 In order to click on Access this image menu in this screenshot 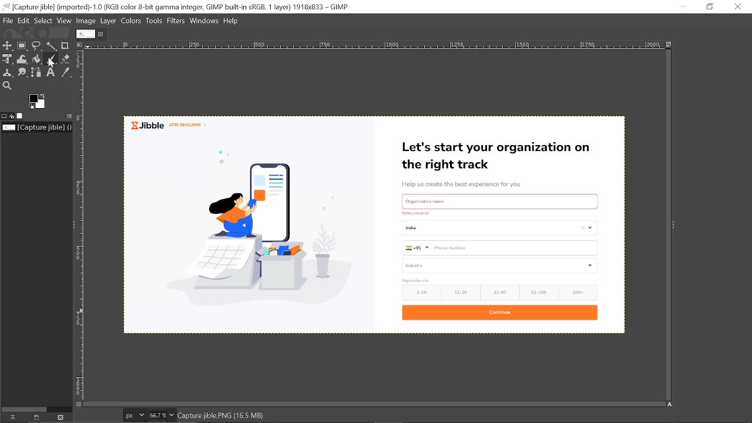, I will do `click(81, 44)`.